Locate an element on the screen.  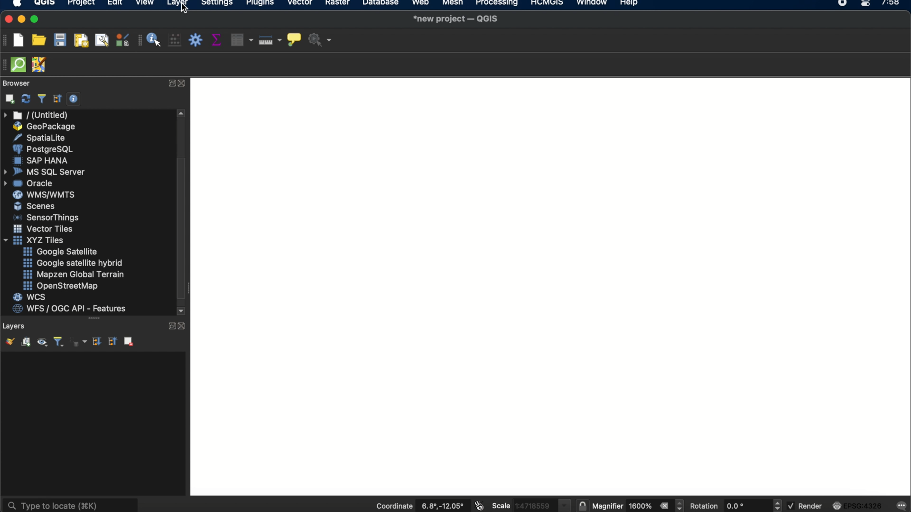
vector tiles is located at coordinates (44, 229).